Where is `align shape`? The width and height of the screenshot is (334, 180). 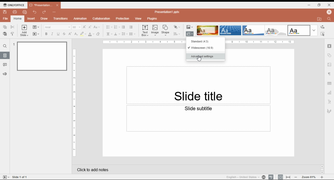
align shape is located at coordinates (177, 34).